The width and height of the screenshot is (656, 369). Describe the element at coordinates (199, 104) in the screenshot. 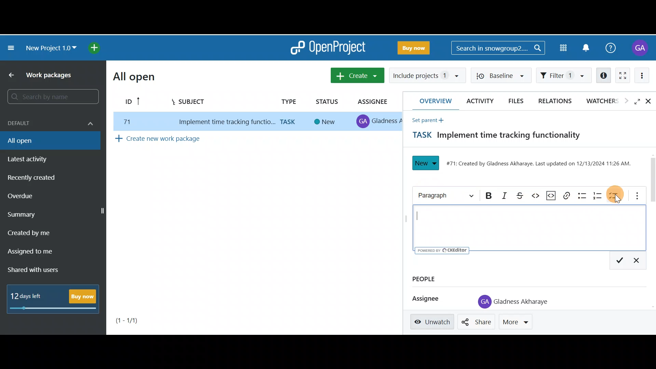

I see `Subject` at that location.